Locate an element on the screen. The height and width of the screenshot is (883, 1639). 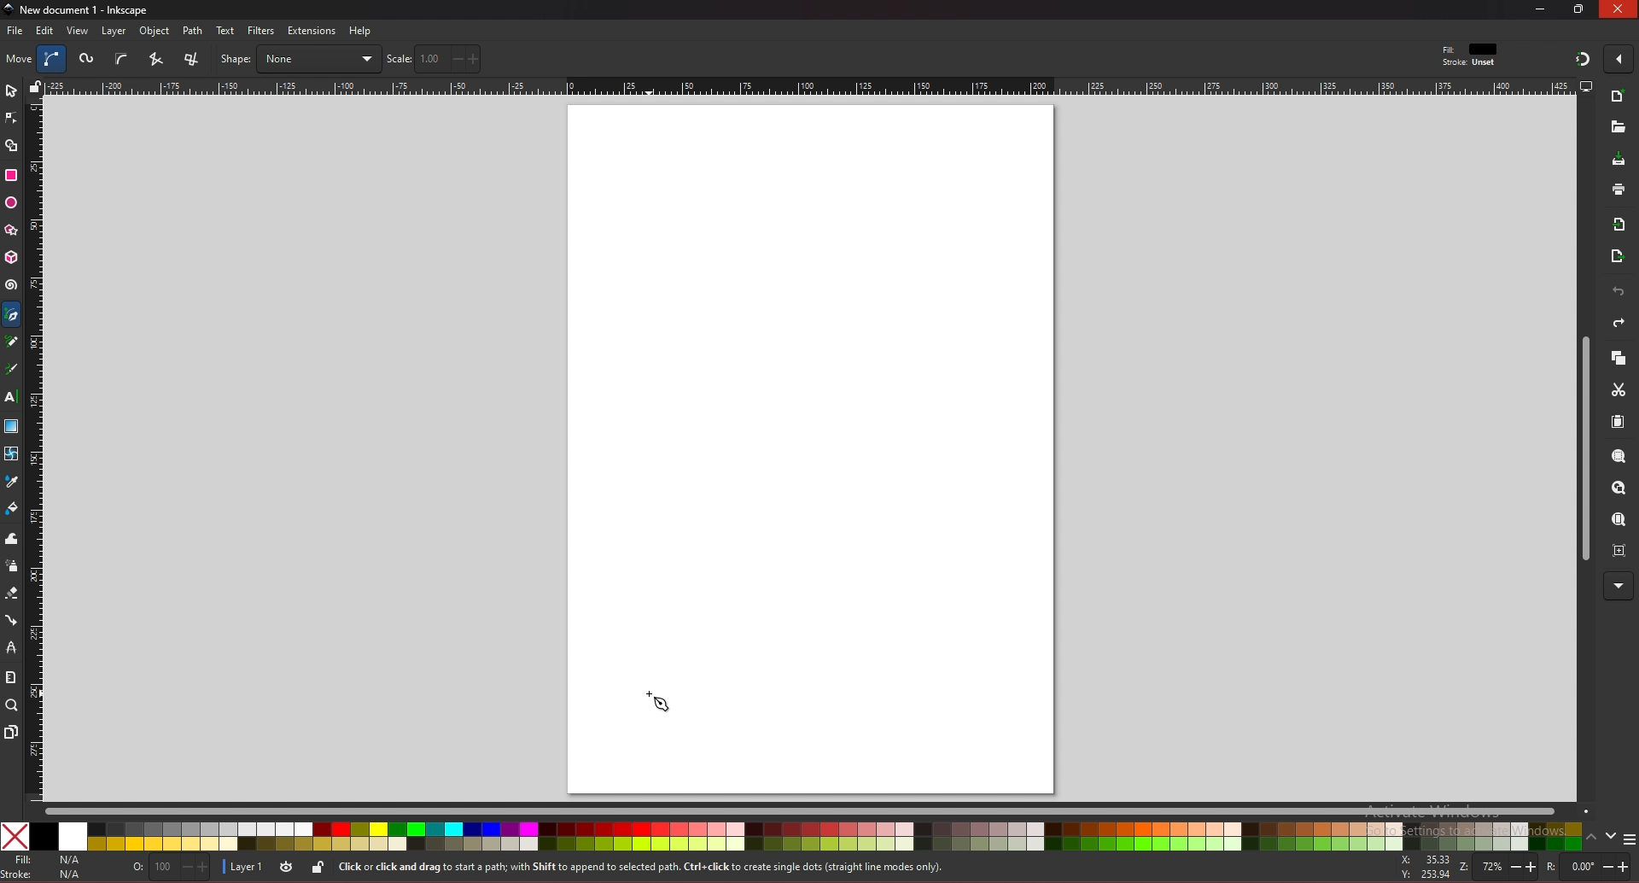
pencil is located at coordinates (16, 342).